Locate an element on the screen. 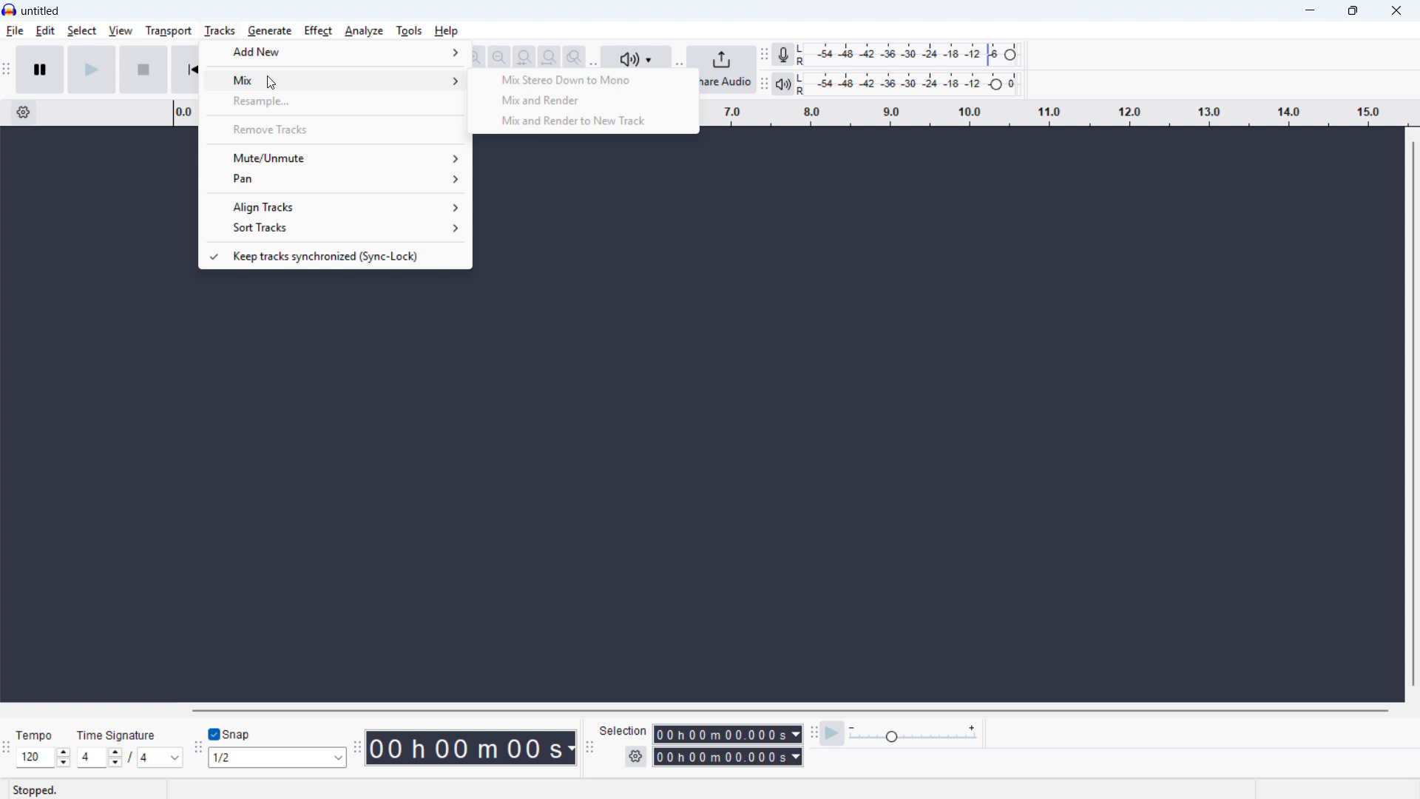 Image resolution: width=1420 pixels, height=799 pixels. Mix and render to new track  is located at coordinates (583, 122).